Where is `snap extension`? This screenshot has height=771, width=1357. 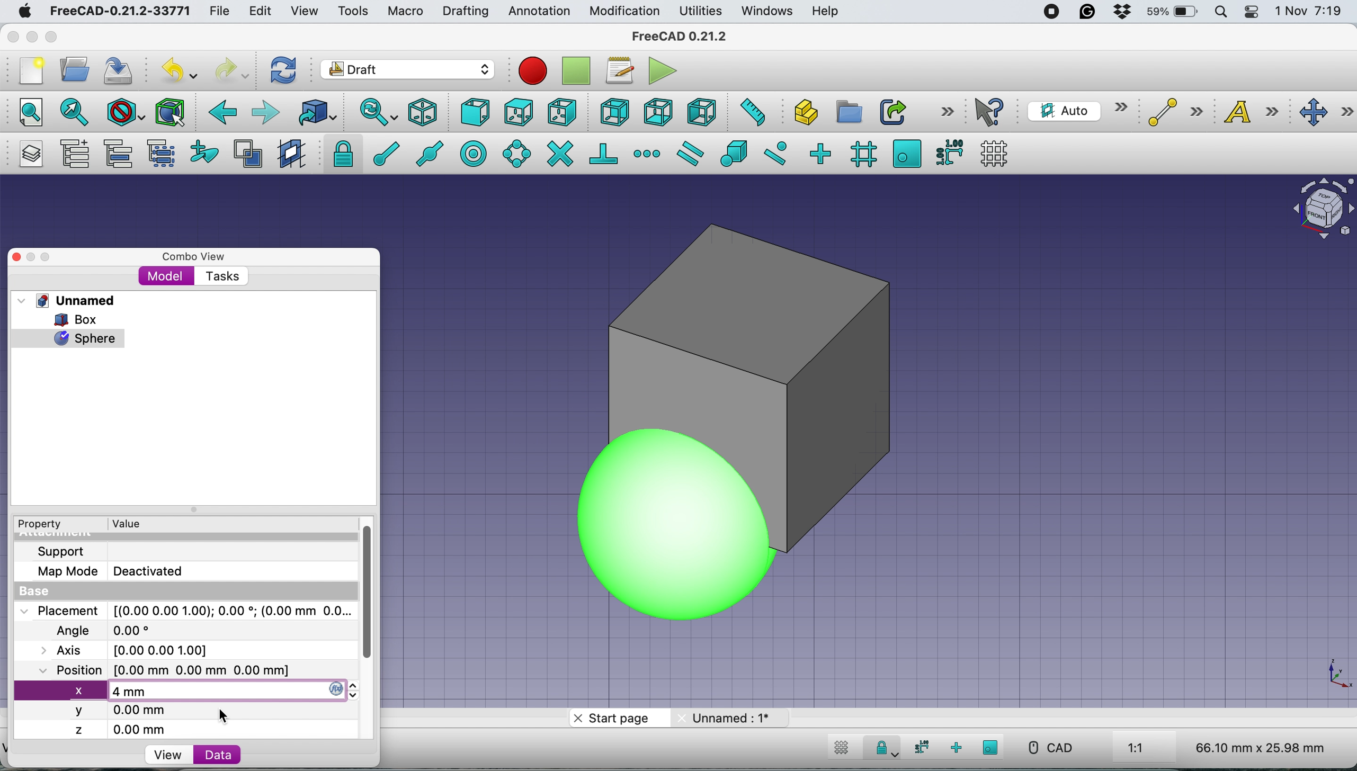 snap extension is located at coordinates (648, 154).